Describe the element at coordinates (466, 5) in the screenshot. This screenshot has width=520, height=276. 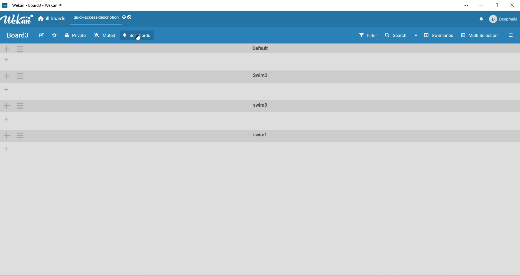
I see `settings and more` at that location.